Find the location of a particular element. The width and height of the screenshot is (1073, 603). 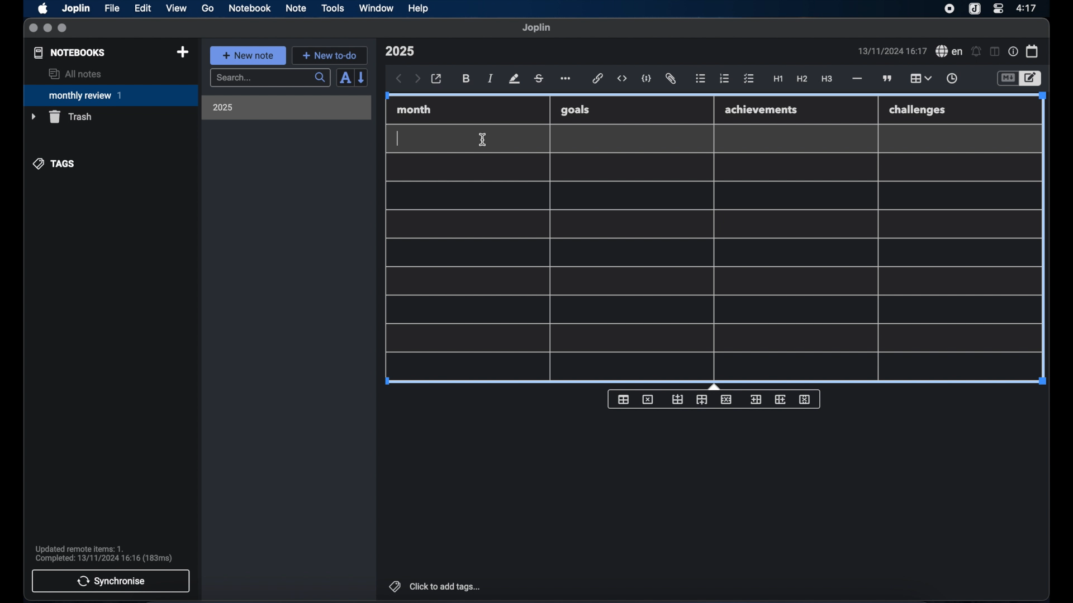

edit is located at coordinates (144, 8).